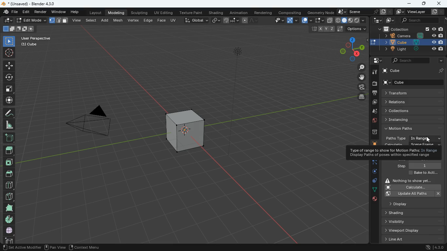 This screenshot has height=251, width=447. Describe the element at coordinates (10, 174) in the screenshot. I see `roof` at that location.